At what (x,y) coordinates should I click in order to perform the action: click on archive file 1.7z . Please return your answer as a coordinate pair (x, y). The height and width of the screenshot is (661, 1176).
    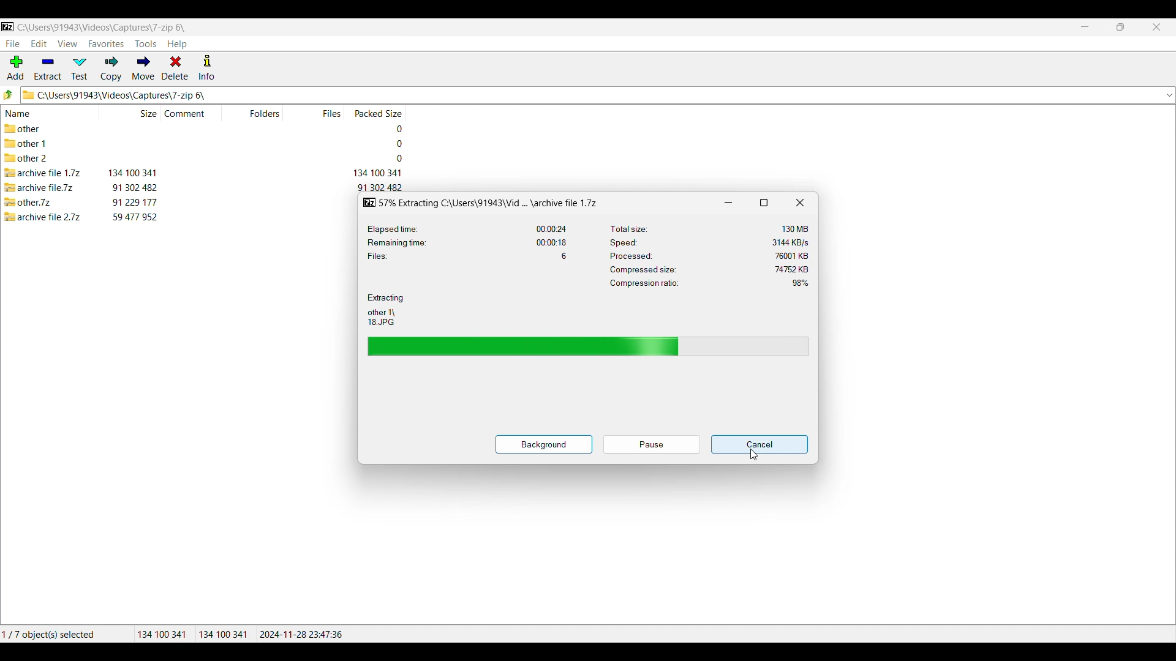
    Looking at the image, I should click on (42, 173).